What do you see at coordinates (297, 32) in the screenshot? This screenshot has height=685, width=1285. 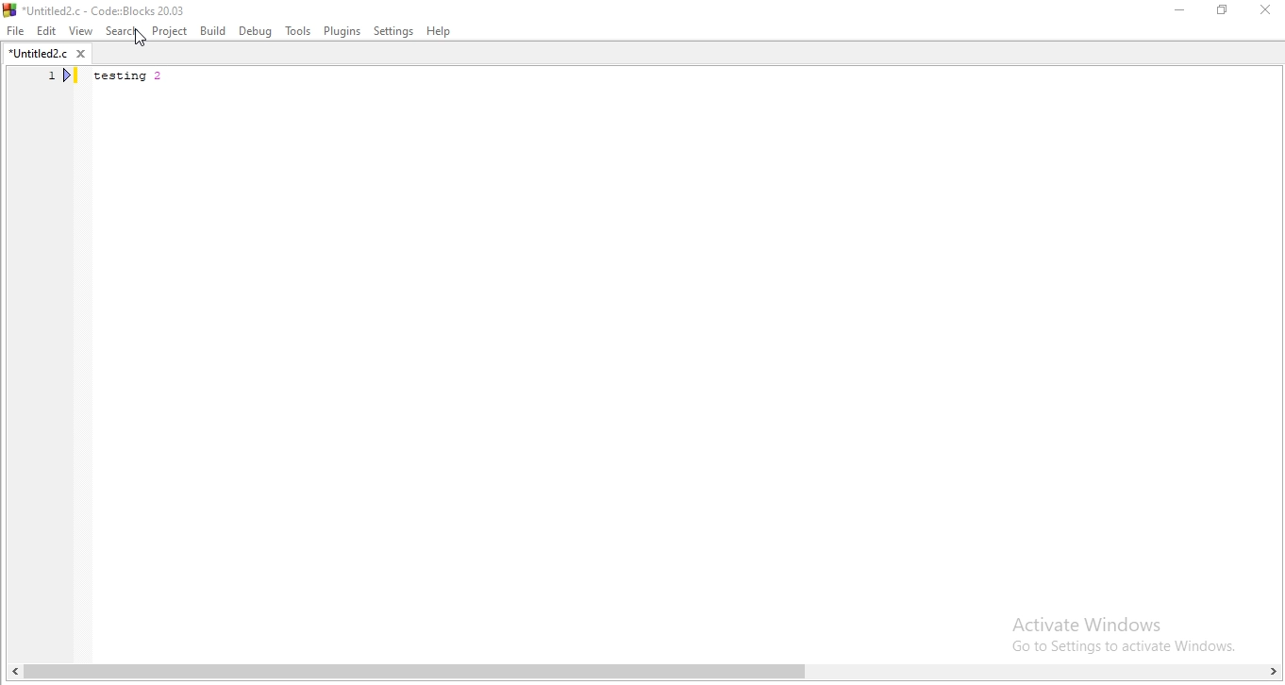 I see `Tools ` at bounding box center [297, 32].